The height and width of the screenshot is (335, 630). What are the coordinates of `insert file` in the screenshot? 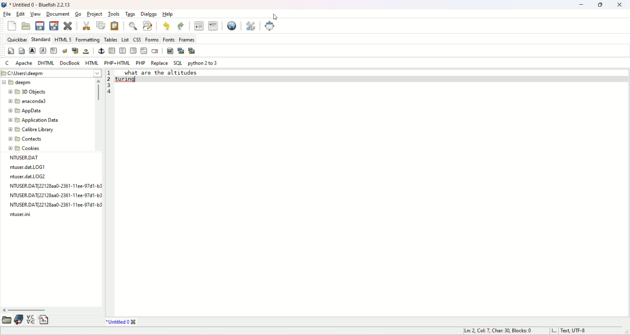 It's located at (45, 319).